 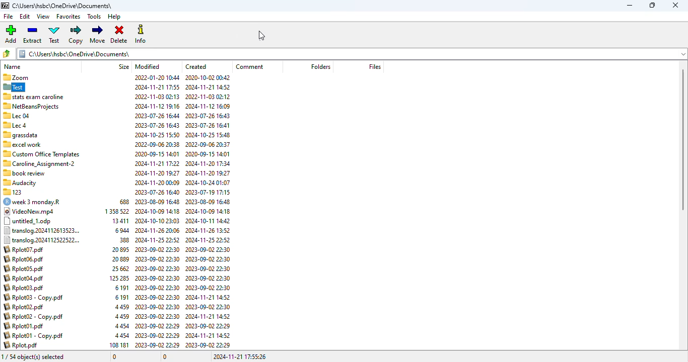 What do you see at coordinates (33, 336) in the screenshot?
I see `Rplot01 - Copy.pdf` at bounding box center [33, 336].